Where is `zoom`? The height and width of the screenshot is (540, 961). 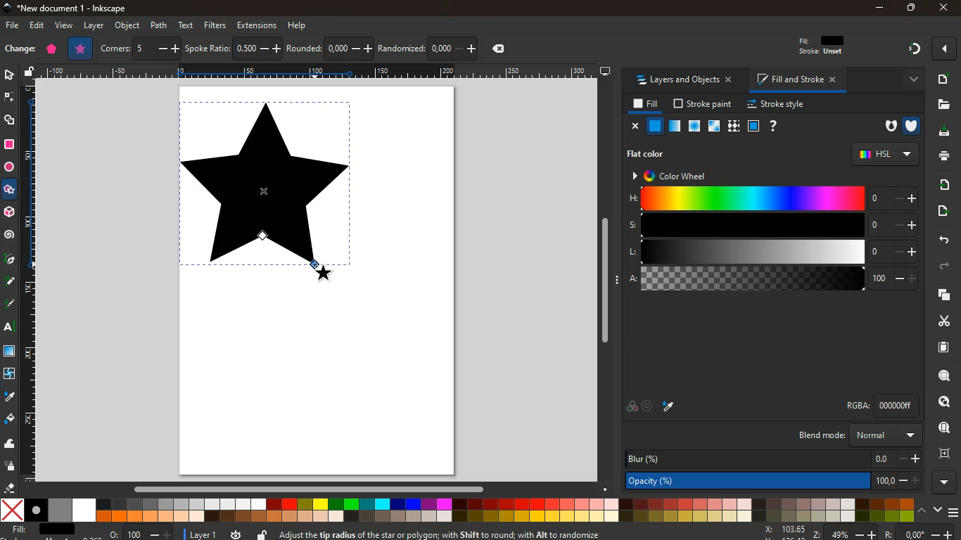 zoom is located at coordinates (854, 533).